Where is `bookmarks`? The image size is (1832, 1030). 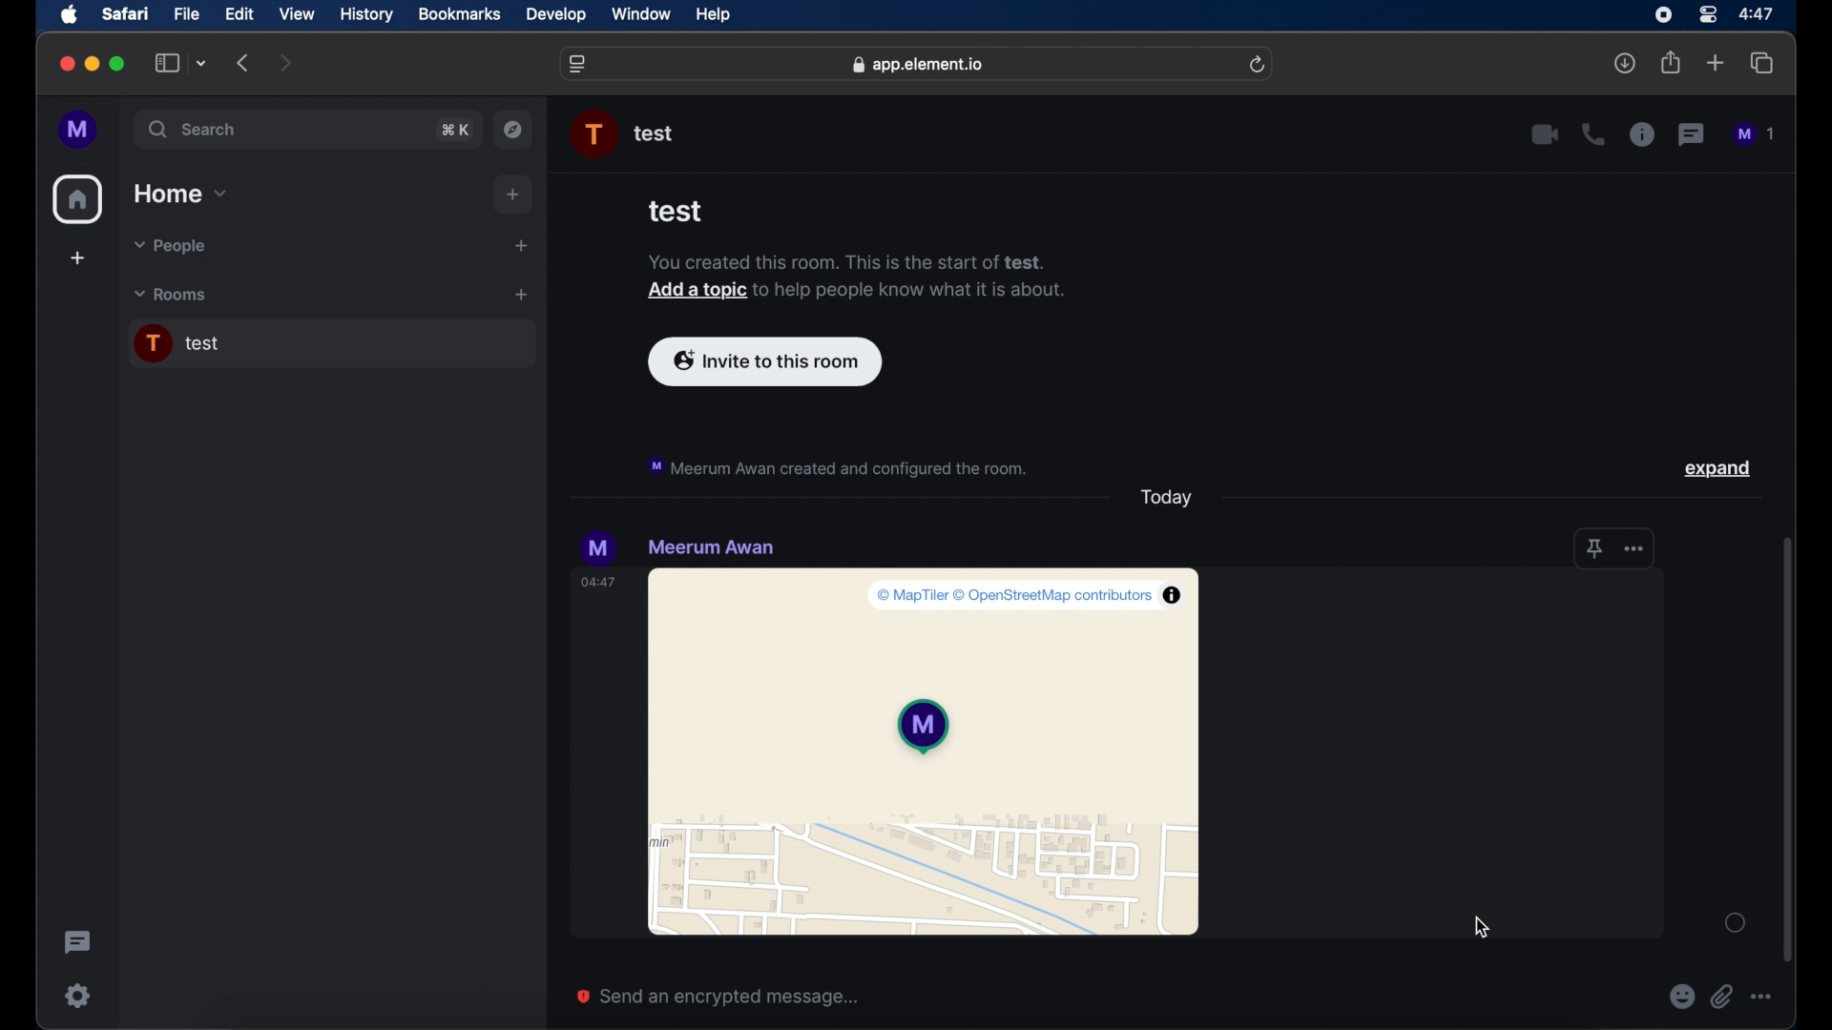 bookmarks is located at coordinates (459, 14).